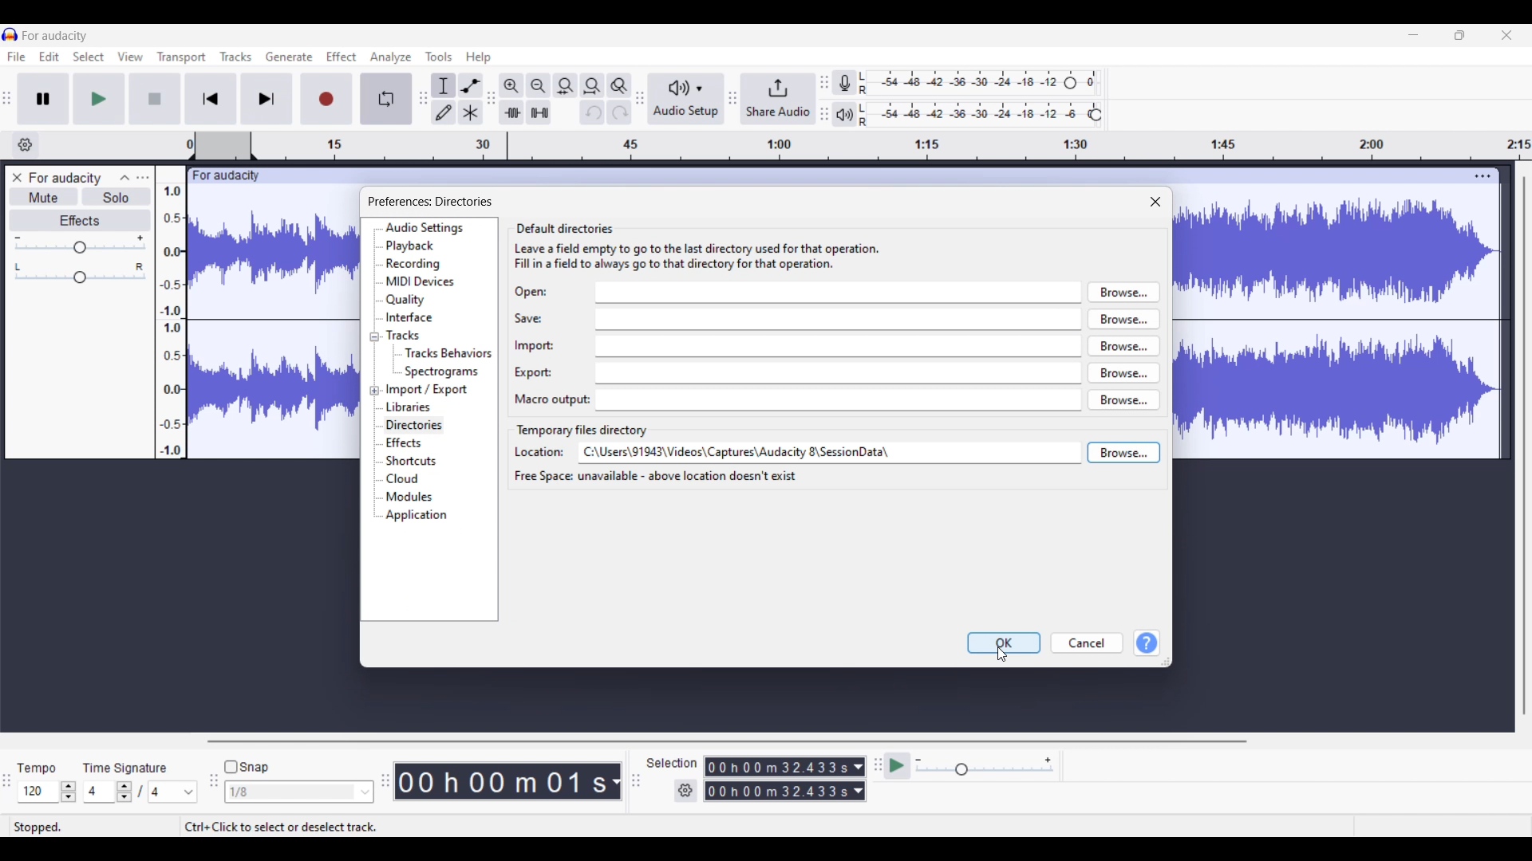 The width and height of the screenshot is (1532, 861). What do you see at coordinates (1323, 313) in the screenshot?
I see `Current track` at bounding box center [1323, 313].